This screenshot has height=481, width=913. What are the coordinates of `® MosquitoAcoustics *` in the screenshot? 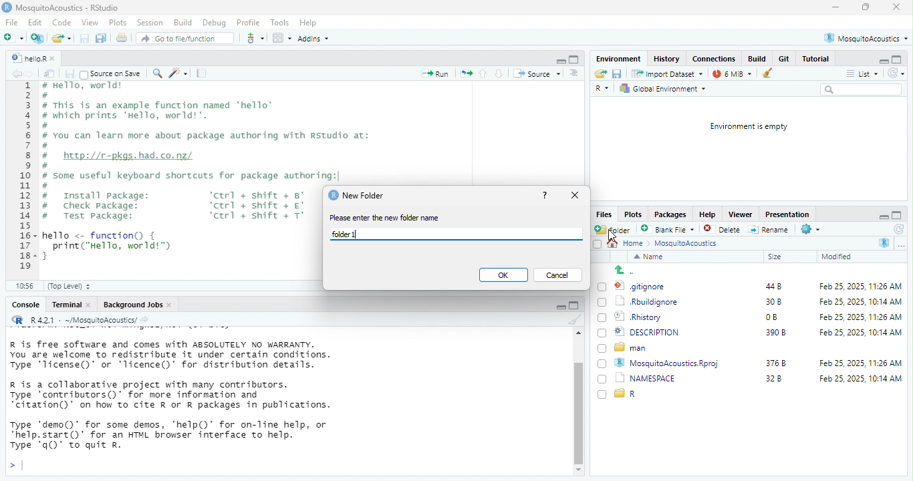 It's located at (868, 37).